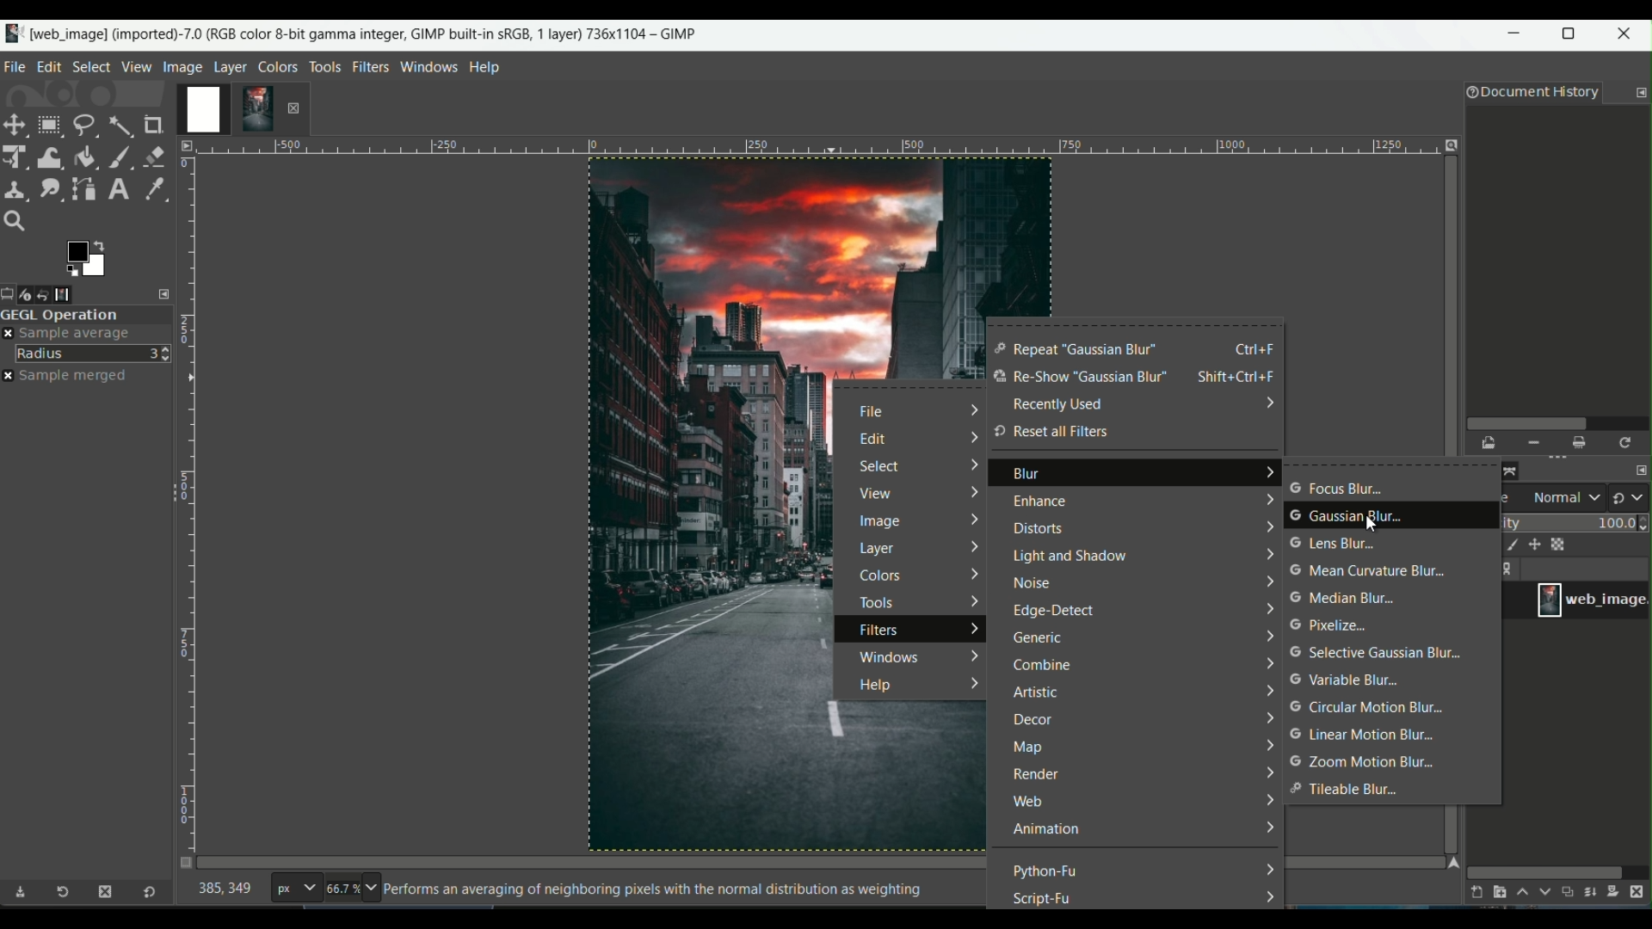 The image size is (1652, 929). Describe the element at coordinates (1498, 892) in the screenshot. I see `create new layer group` at that location.